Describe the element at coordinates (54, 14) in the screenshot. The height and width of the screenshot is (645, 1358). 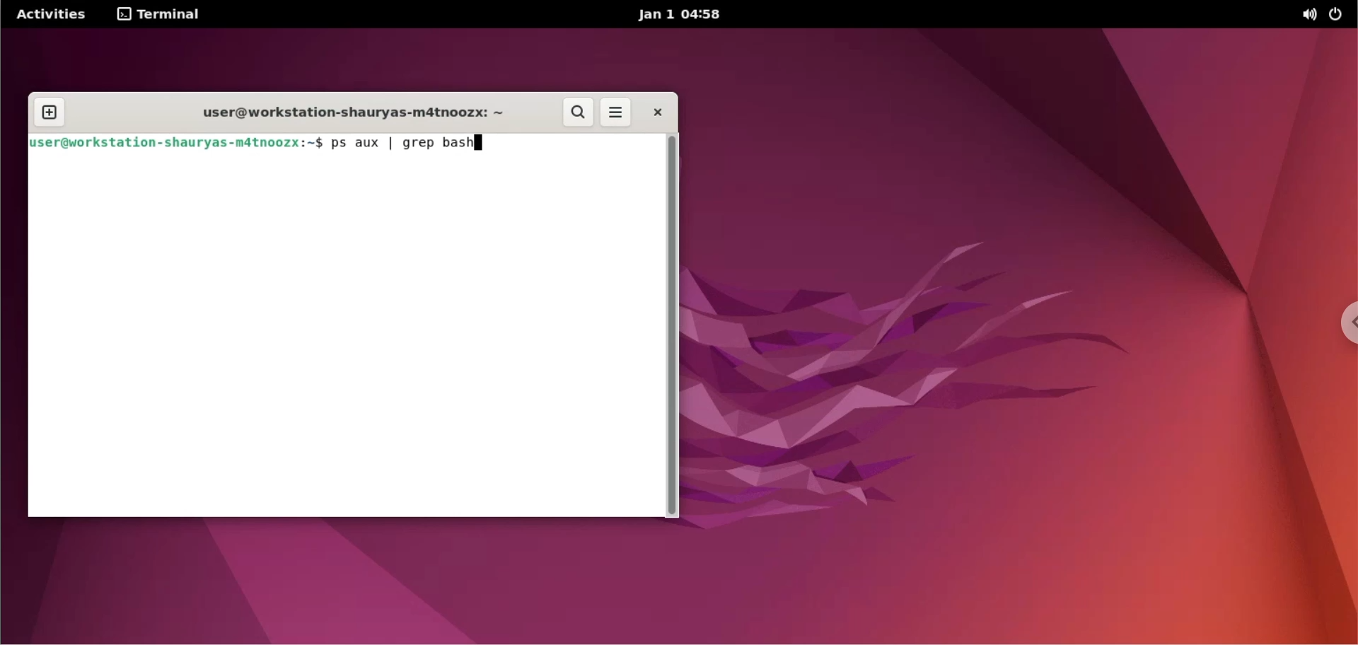
I see `Activities` at that location.